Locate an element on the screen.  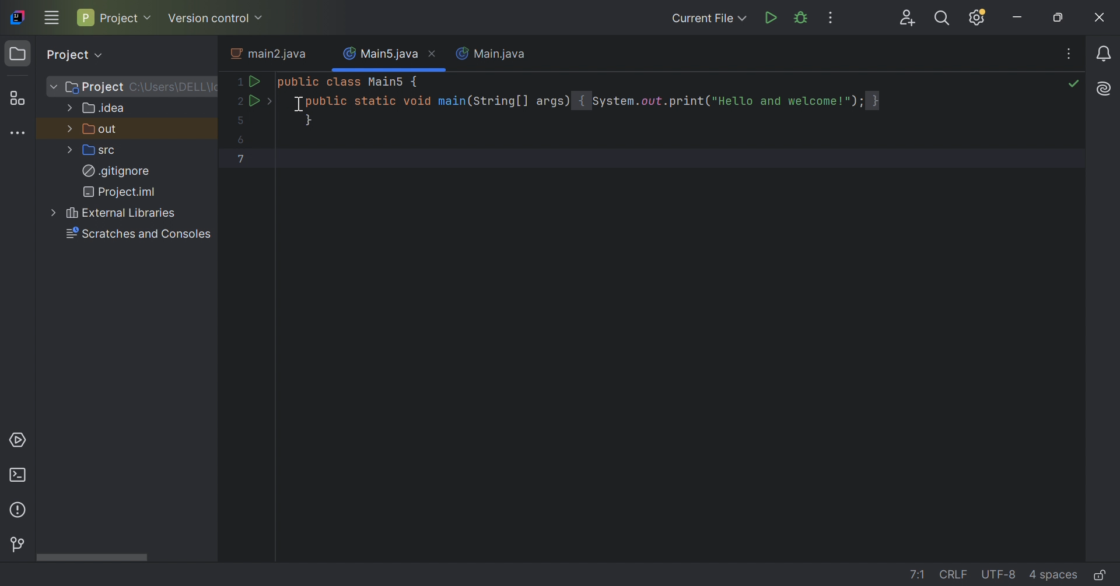
5 is located at coordinates (241, 121).